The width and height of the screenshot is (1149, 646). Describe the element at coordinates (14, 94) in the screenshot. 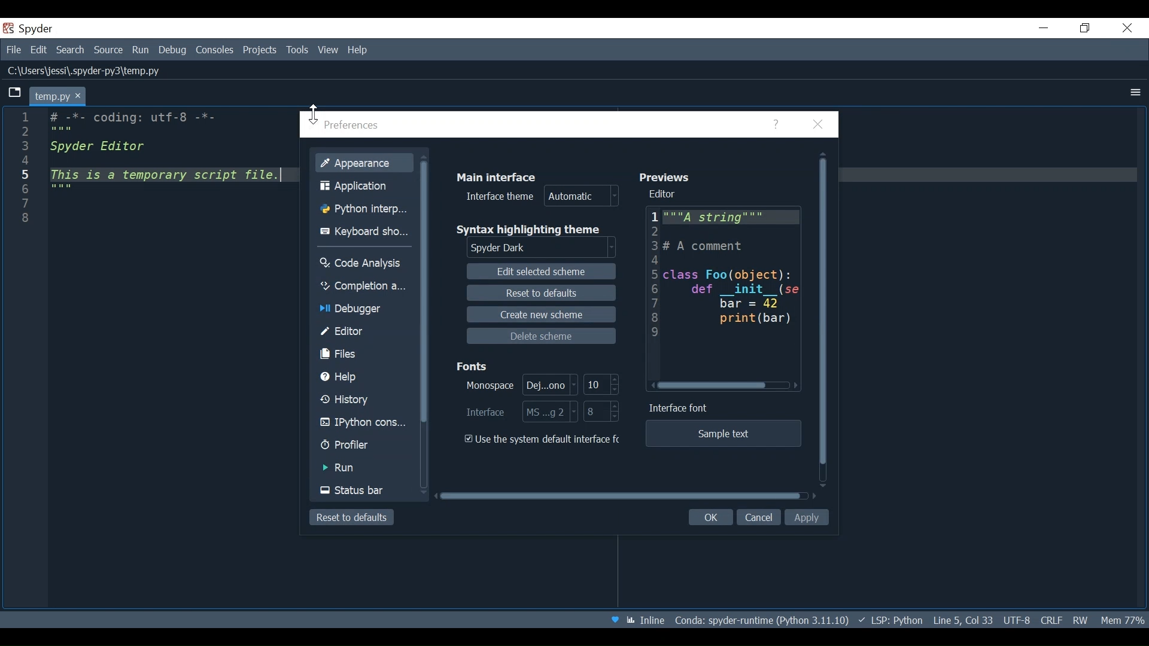

I see `Browse Tab` at that location.